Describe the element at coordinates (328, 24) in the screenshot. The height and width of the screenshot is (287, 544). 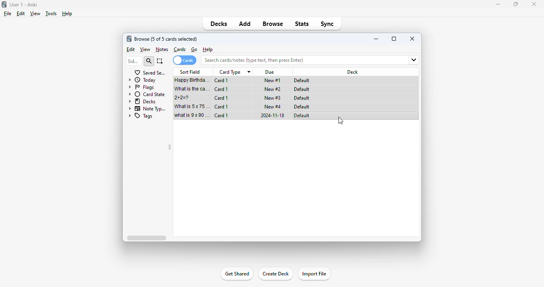
I see `sync` at that location.